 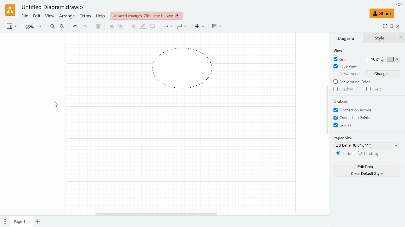 What do you see at coordinates (153, 26) in the screenshot?
I see `Shadow` at bounding box center [153, 26].